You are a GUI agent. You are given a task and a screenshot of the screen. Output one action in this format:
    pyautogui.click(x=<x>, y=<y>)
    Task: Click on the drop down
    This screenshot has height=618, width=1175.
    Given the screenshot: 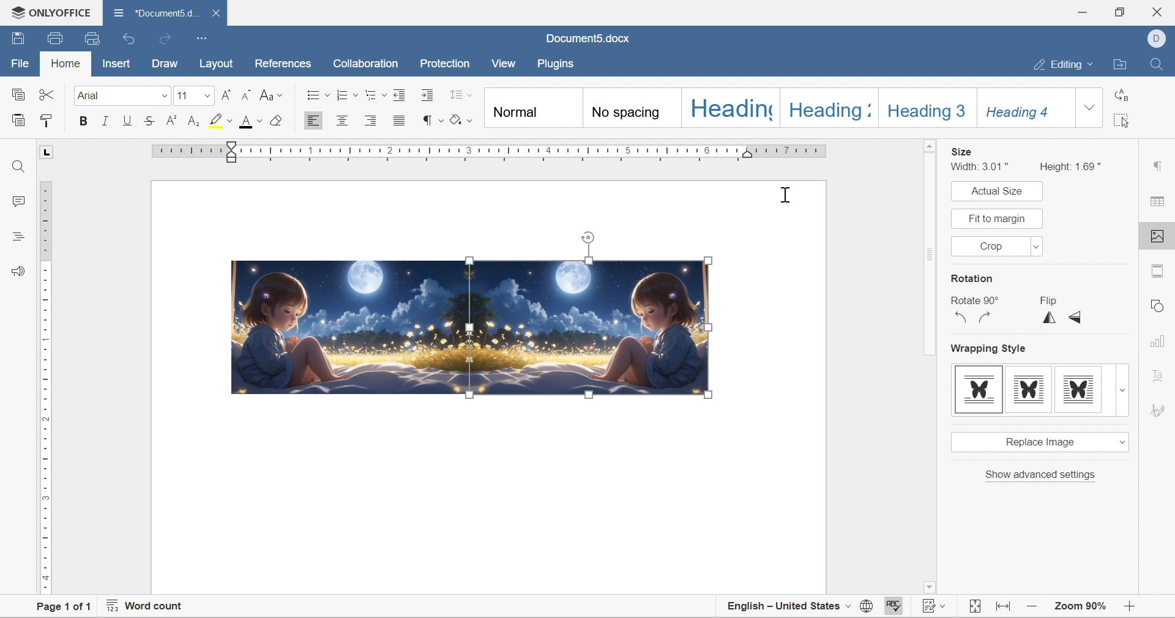 What is the action you would take?
    pyautogui.click(x=163, y=96)
    